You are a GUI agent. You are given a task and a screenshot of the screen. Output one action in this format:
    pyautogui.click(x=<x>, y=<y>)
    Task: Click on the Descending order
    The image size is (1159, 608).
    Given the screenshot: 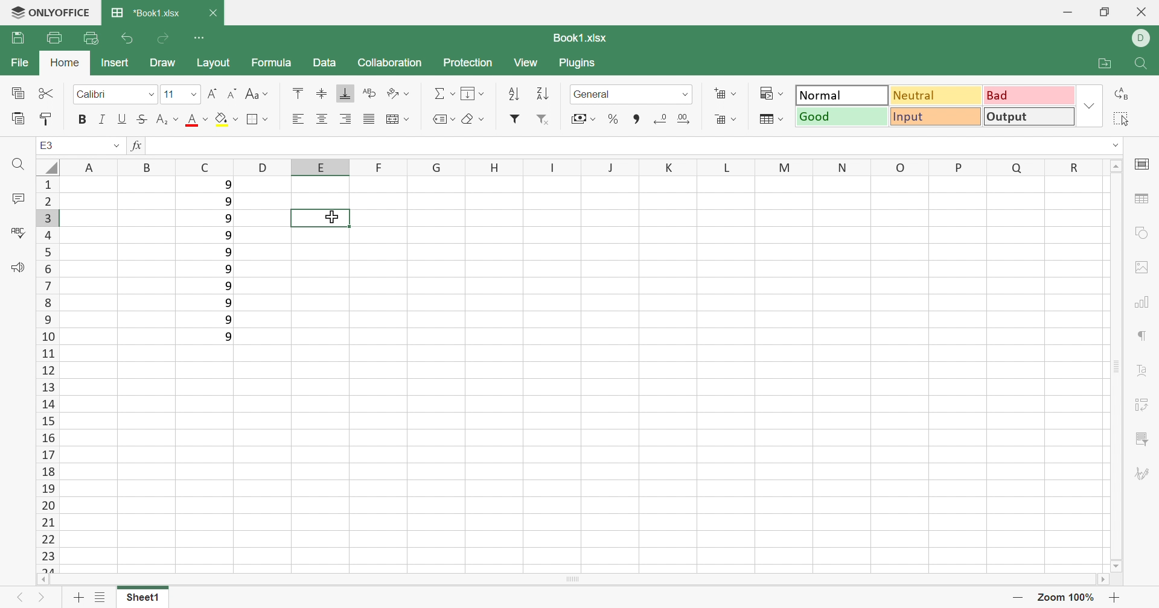 What is the action you would take?
    pyautogui.click(x=544, y=92)
    